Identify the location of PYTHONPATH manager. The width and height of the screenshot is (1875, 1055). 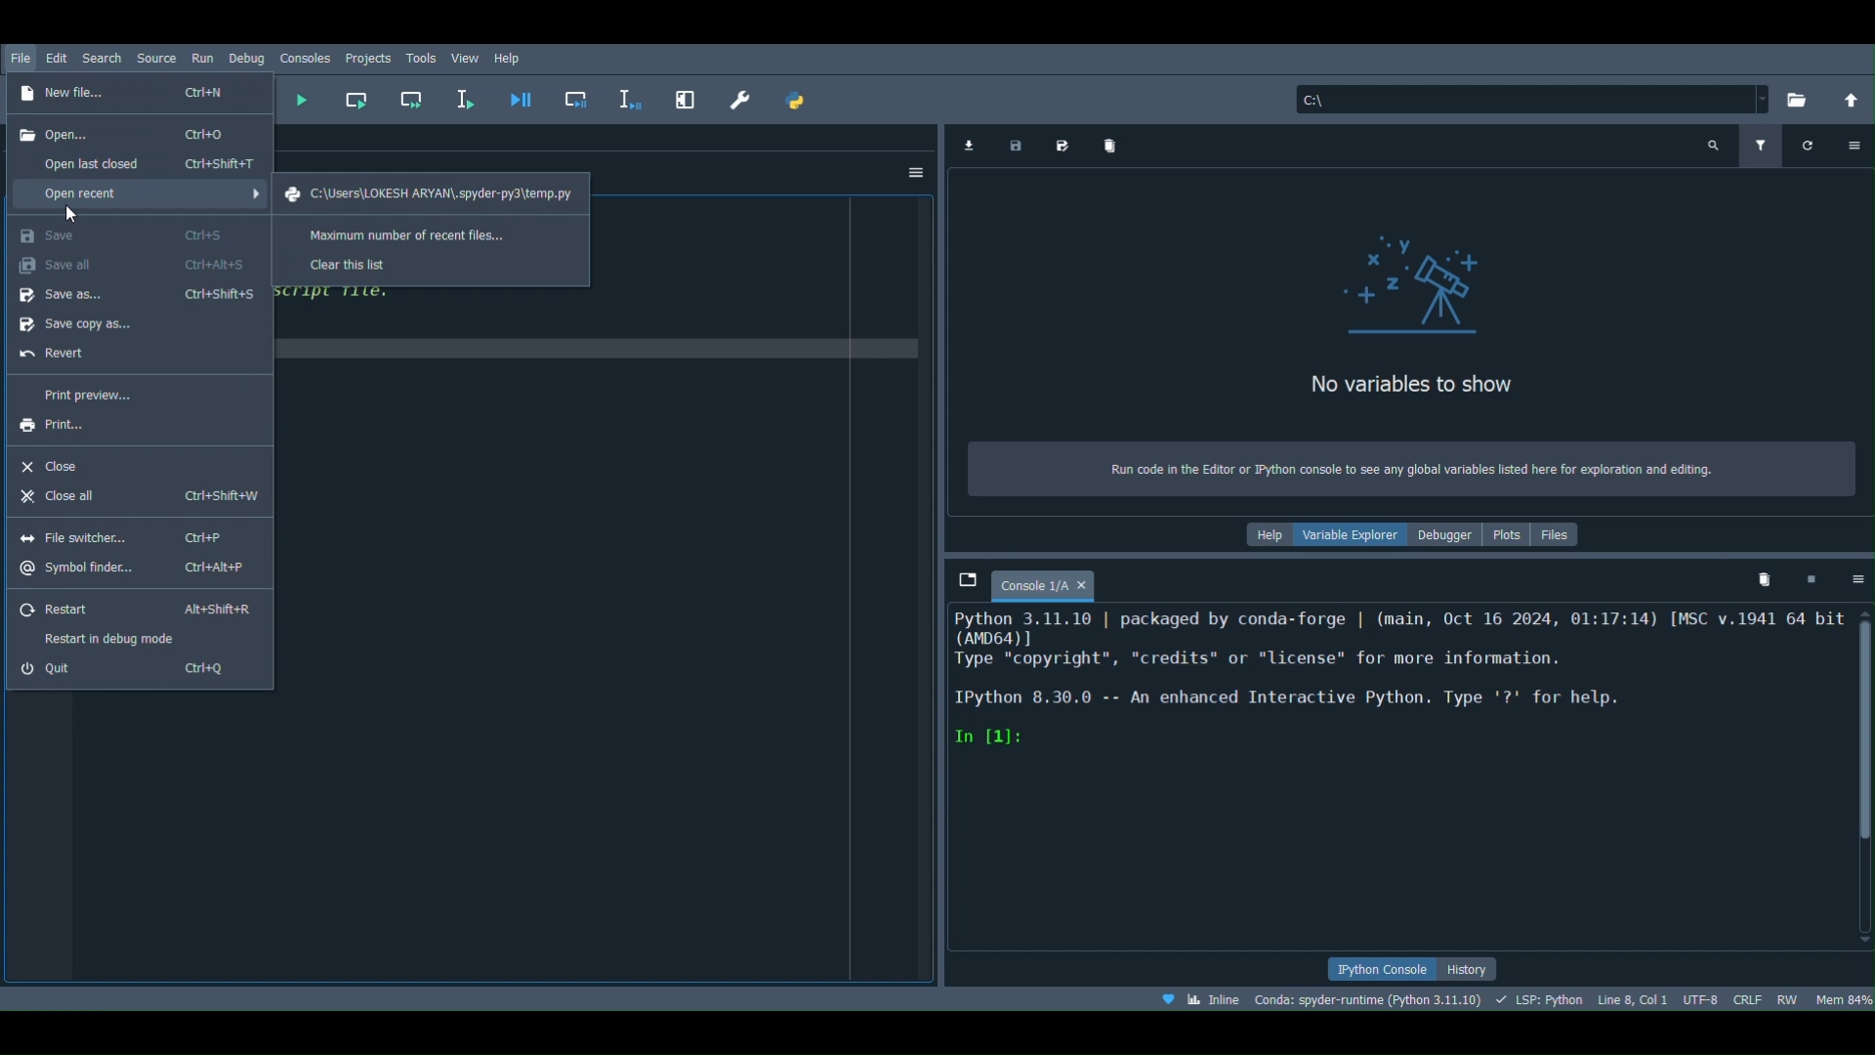
(798, 102).